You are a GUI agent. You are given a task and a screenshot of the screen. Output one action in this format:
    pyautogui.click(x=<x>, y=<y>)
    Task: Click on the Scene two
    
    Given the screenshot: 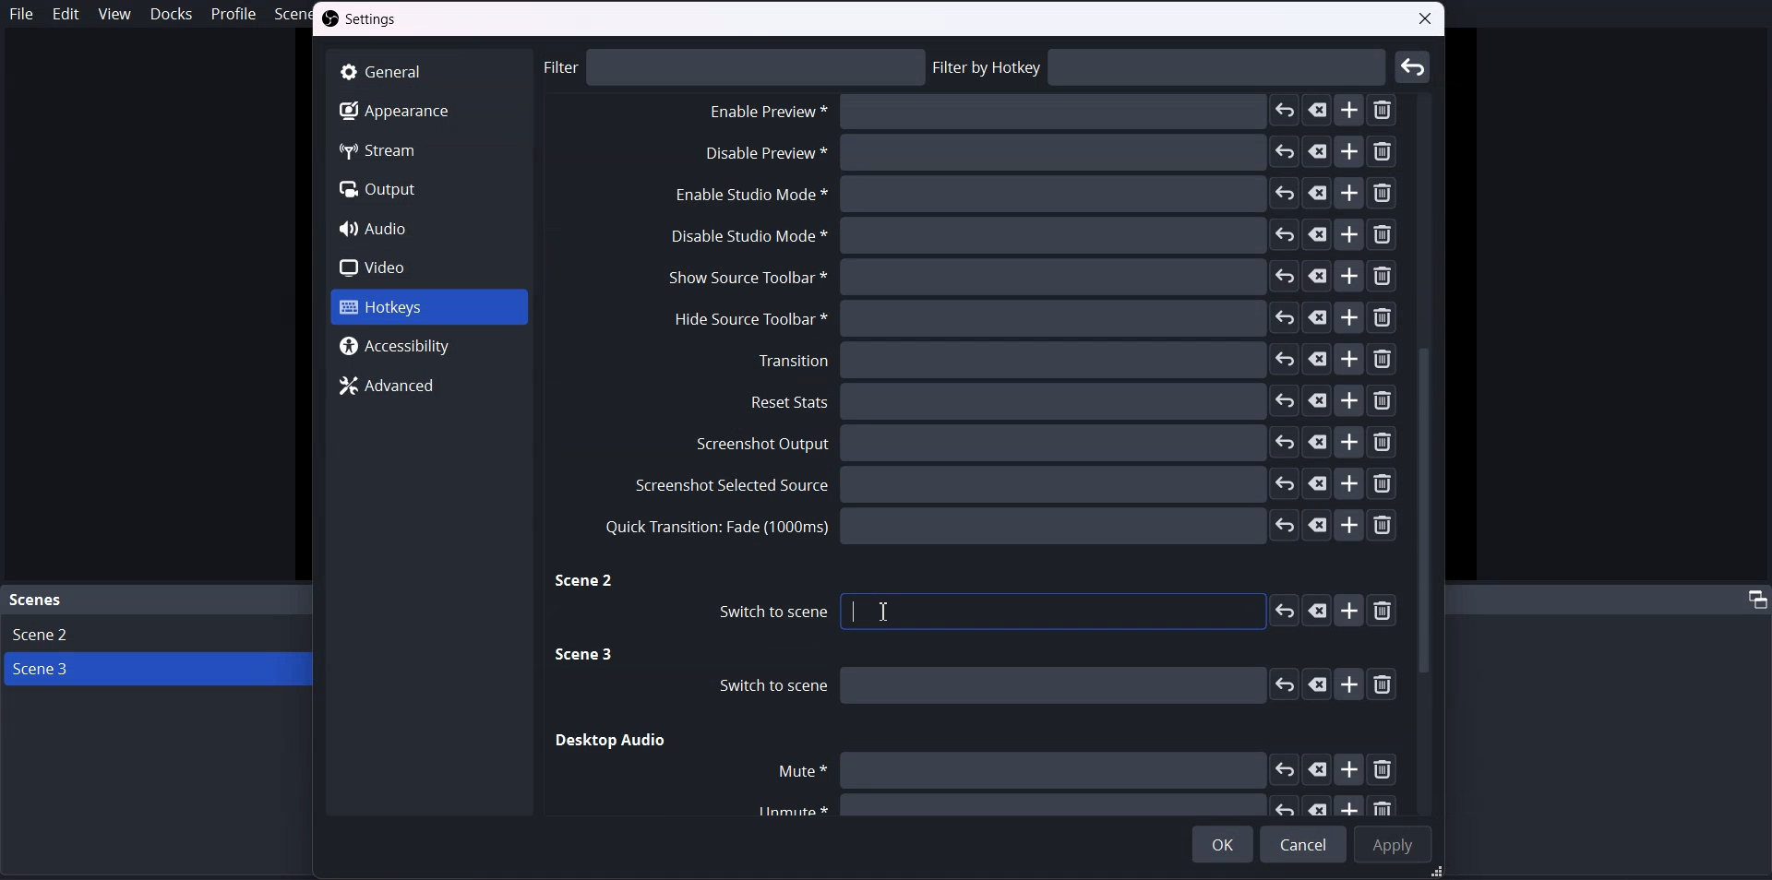 What is the action you would take?
    pyautogui.click(x=586, y=582)
    